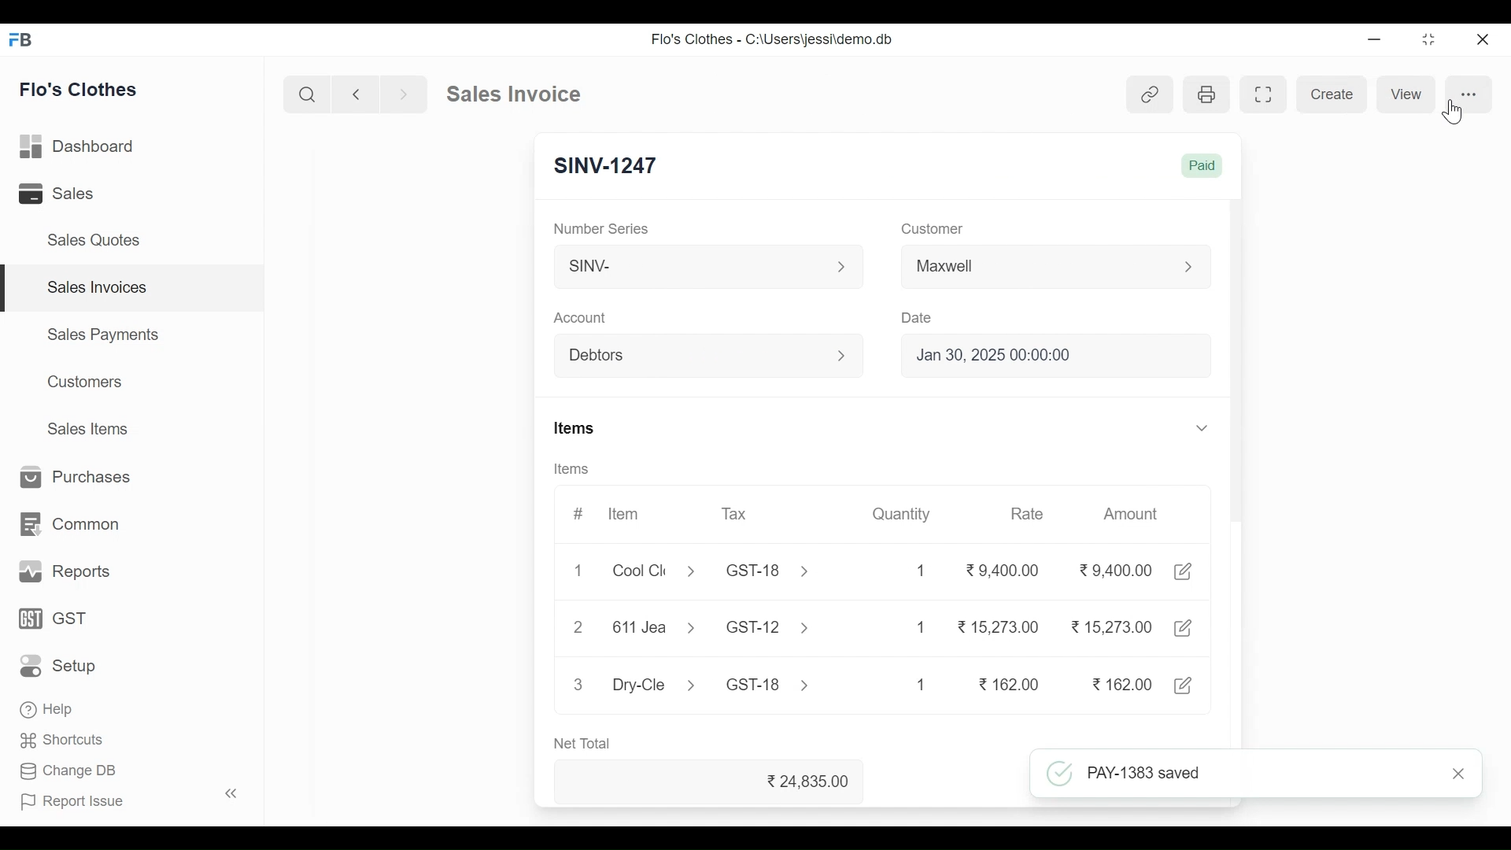 This screenshot has width=1511, height=850. I want to click on View link references, so click(1151, 94).